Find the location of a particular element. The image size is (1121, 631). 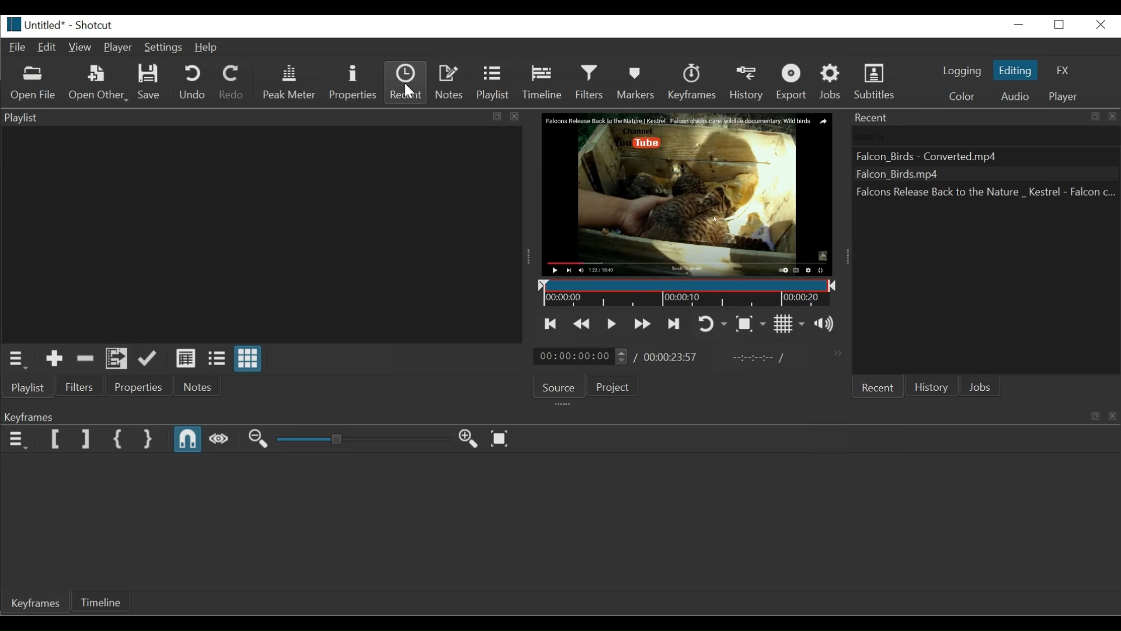

Falcon Release Back to the Nature | Kestrel. Falcon chicks care wildlife documentary. Wild Birds. Channel. You tube(Media Viewer) is located at coordinates (686, 195).